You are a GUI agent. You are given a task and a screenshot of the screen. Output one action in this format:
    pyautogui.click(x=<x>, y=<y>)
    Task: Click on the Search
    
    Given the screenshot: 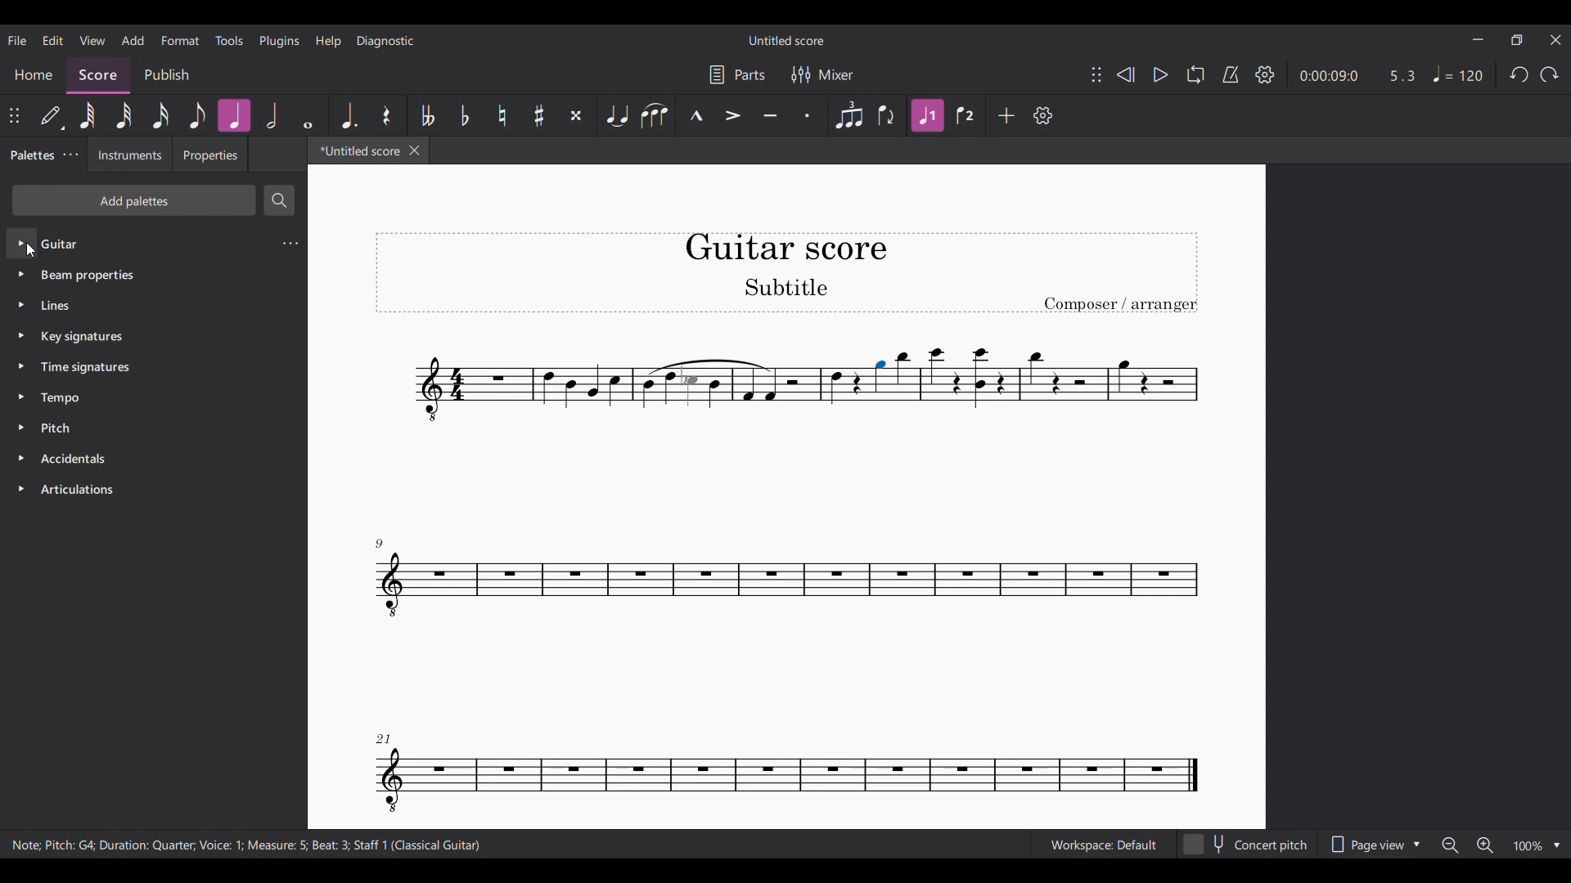 What is the action you would take?
    pyautogui.click(x=279, y=200)
    